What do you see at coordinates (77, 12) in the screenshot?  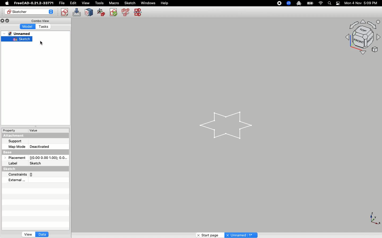 I see `Edit Sketch` at bounding box center [77, 12].